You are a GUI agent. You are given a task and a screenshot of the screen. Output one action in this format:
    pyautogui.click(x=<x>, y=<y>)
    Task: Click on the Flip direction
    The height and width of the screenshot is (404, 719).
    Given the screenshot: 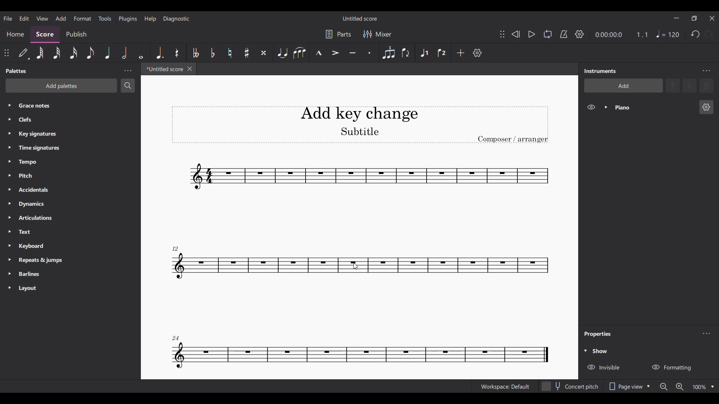 What is the action you would take?
    pyautogui.click(x=405, y=52)
    